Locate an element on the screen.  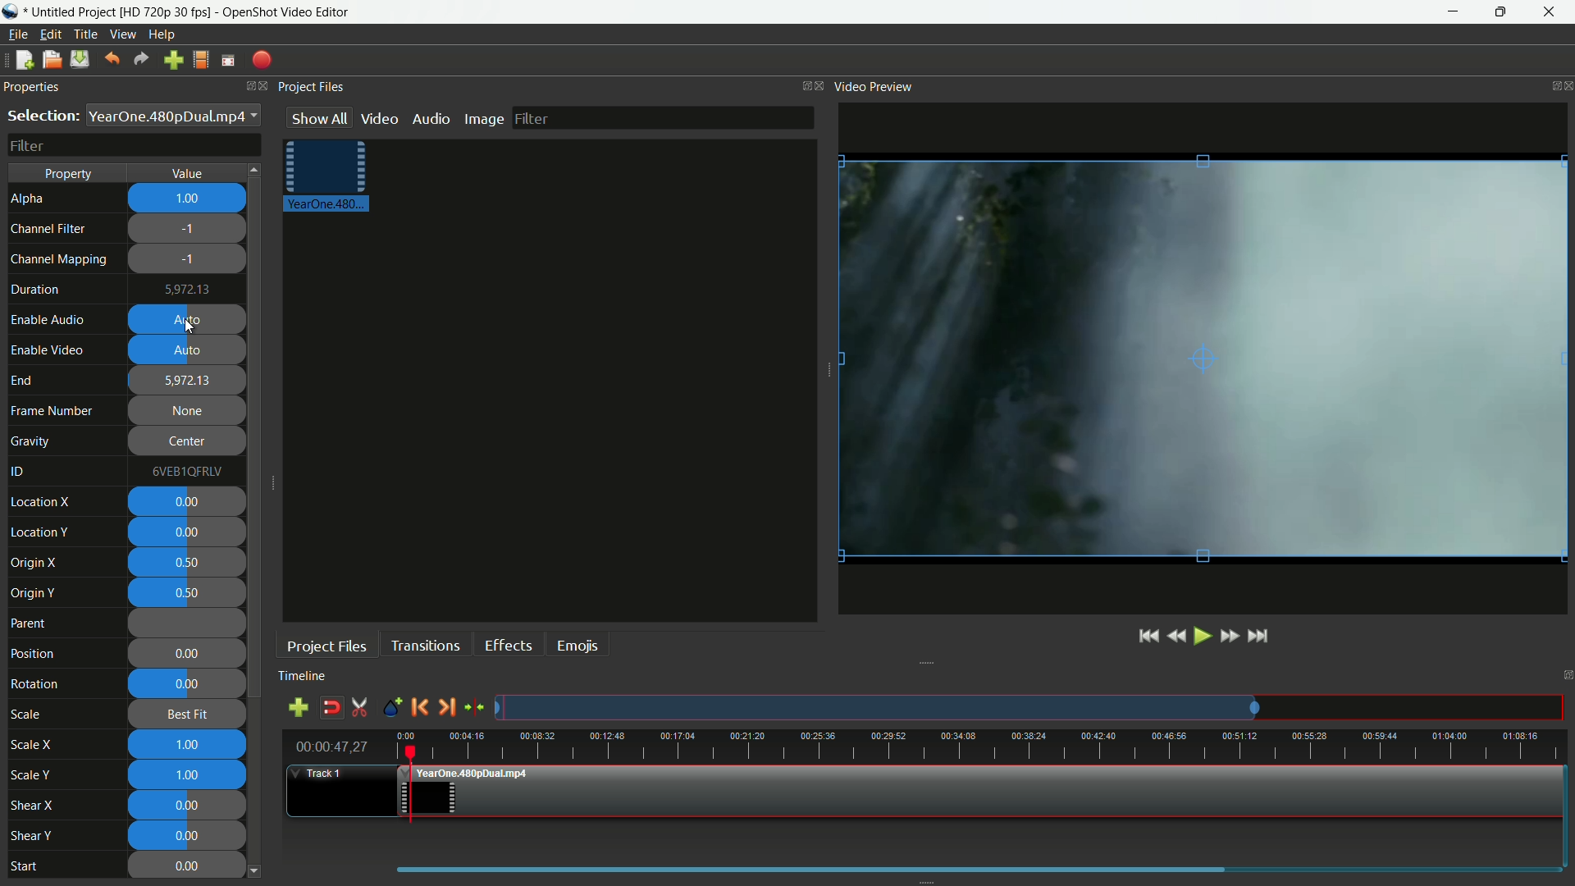
rewind is located at coordinates (1098, 637).